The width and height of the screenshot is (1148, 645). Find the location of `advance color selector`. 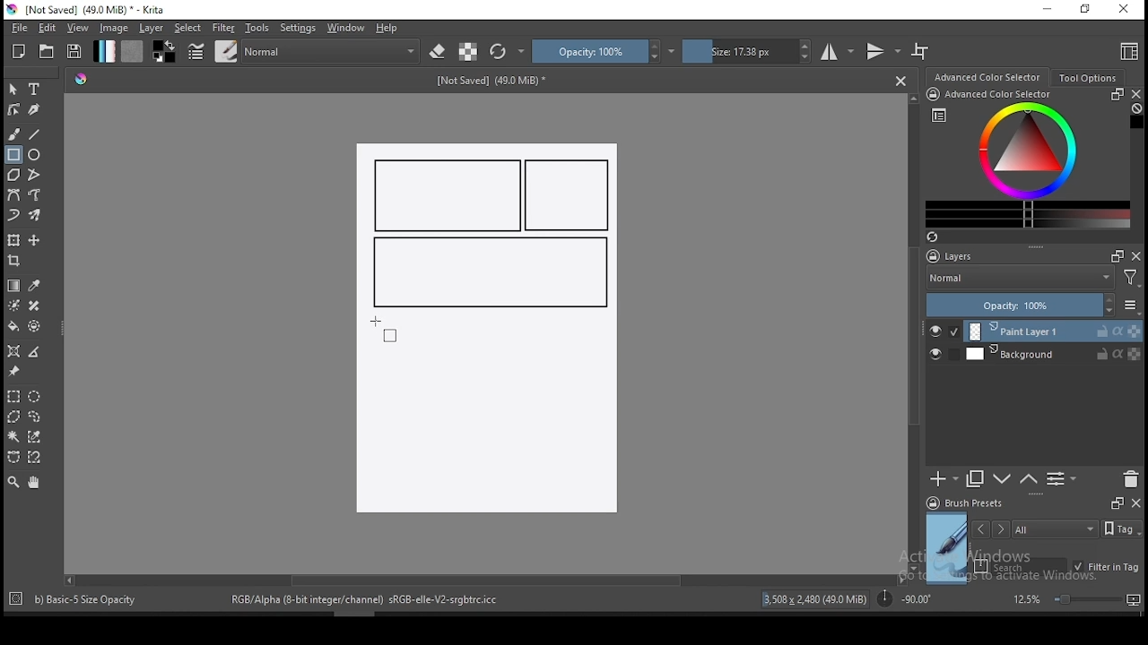

advance color selector is located at coordinates (989, 76).